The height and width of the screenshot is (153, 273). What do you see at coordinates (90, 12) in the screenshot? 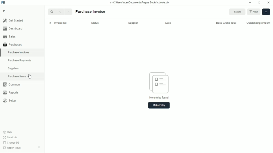
I see `purchase invoice` at bounding box center [90, 12].